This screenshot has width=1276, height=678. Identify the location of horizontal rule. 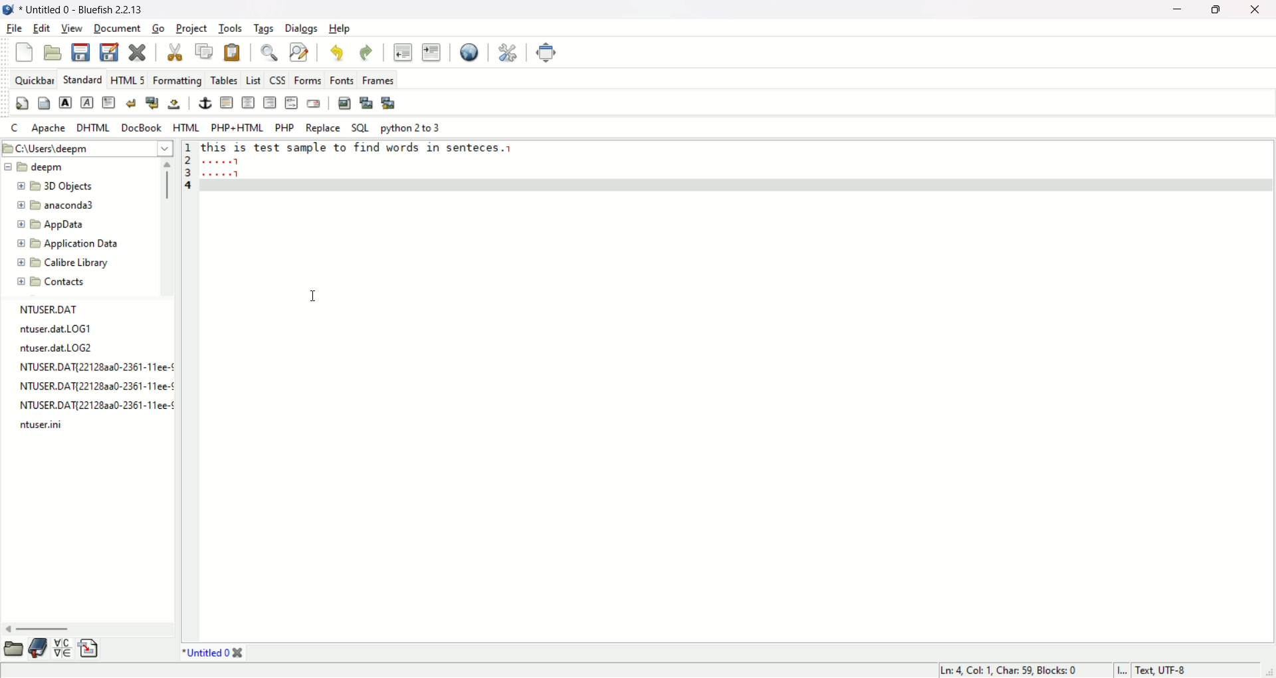
(227, 103).